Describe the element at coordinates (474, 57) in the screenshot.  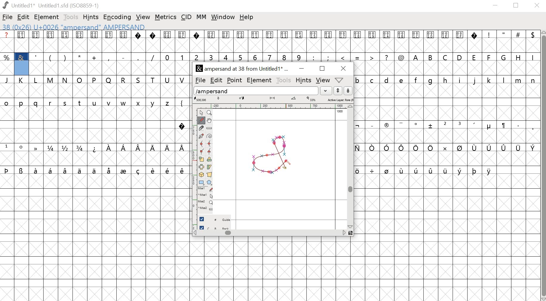
I see `E` at that location.